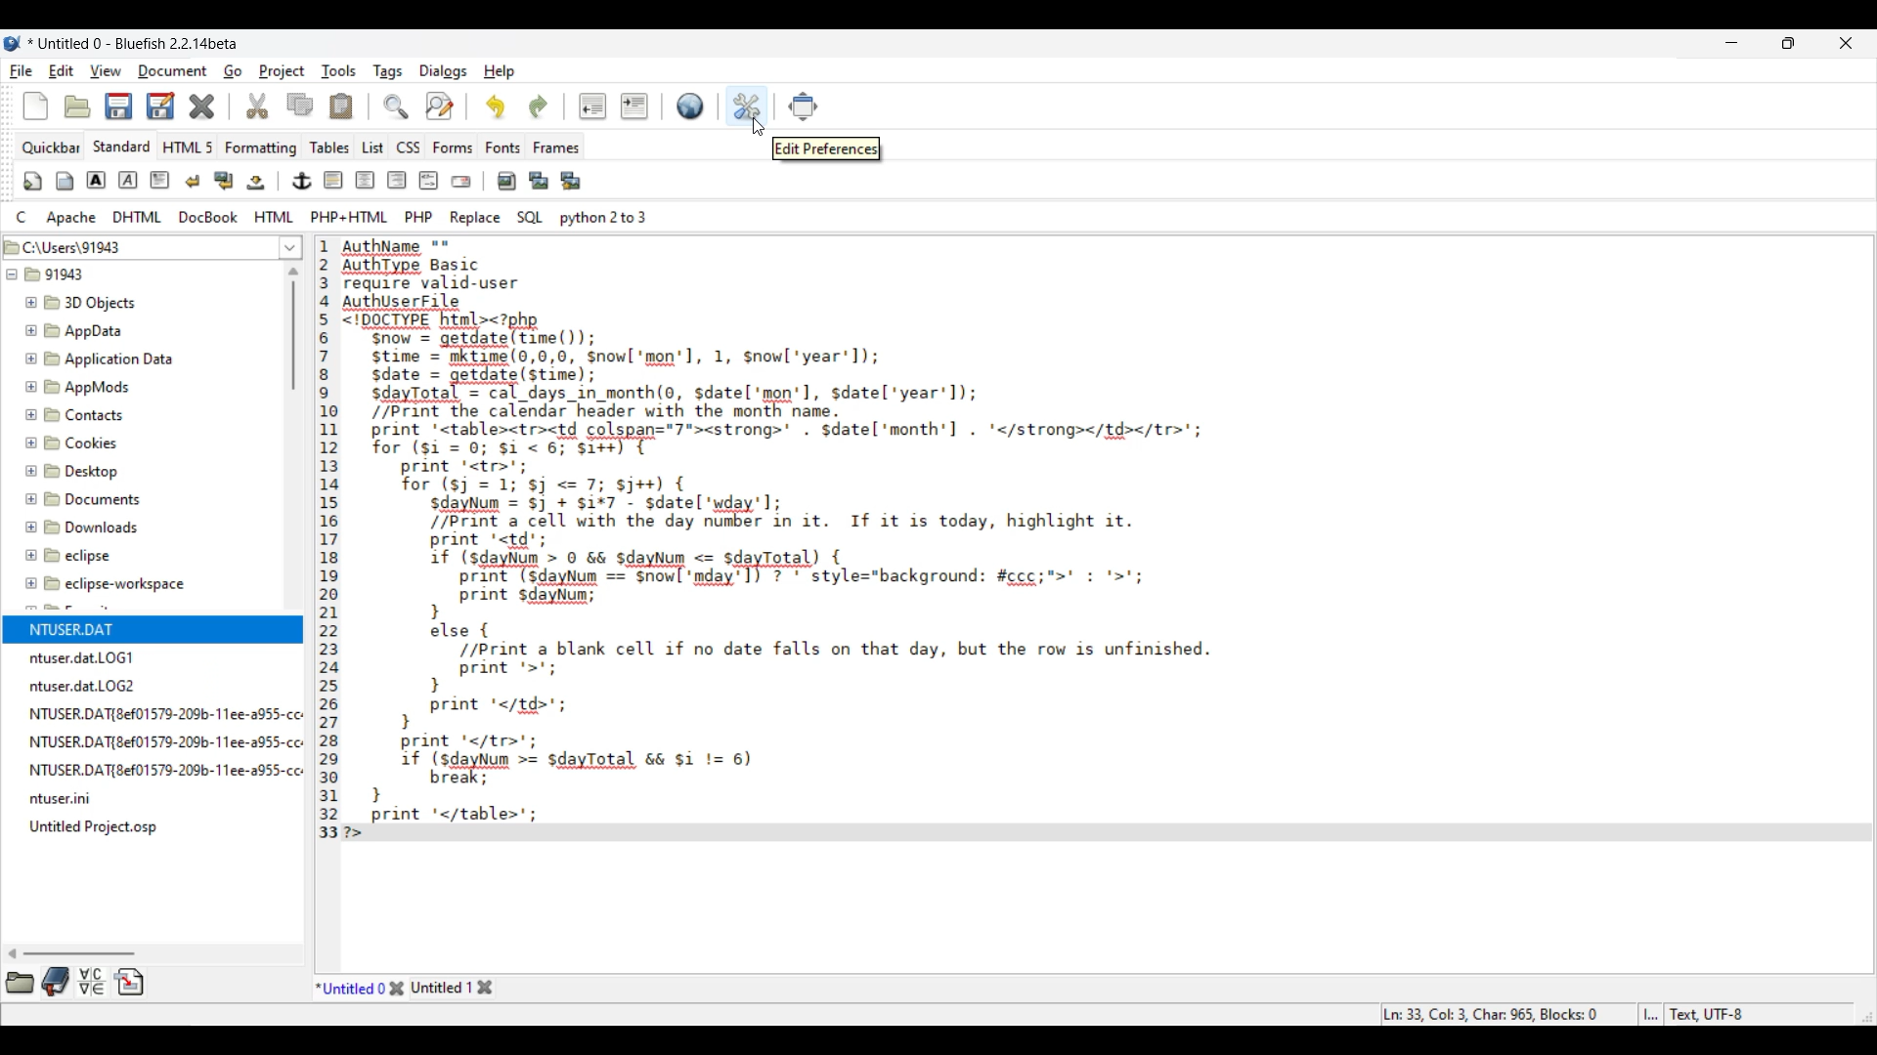 This screenshot has width=1877, height=1055. What do you see at coordinates (100, 359) in the screenshot?
I see `Application Data` at bounding box center [100, 359].